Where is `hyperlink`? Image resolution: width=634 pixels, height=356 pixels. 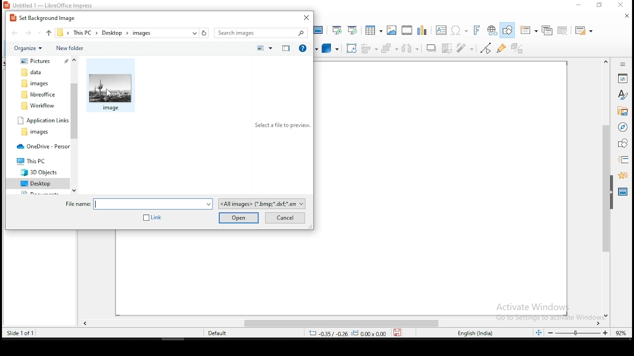
hyperlink is located at coordinates (492, 31).